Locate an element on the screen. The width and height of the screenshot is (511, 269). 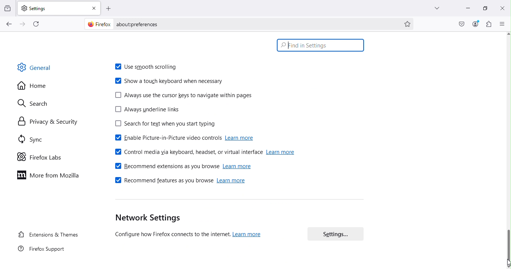
close is located at coordinates (94, 7).